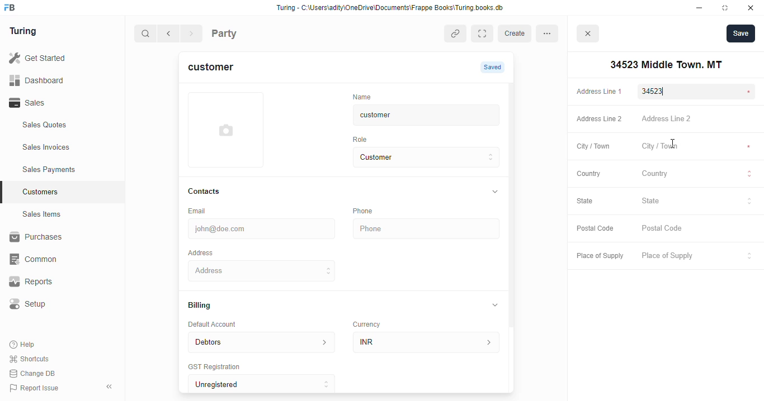 Image resolution: width=764 pixels, height=401 pixels. Describe the element at coordinates (698, 175) in the screenshot. I see `Country` at that location.